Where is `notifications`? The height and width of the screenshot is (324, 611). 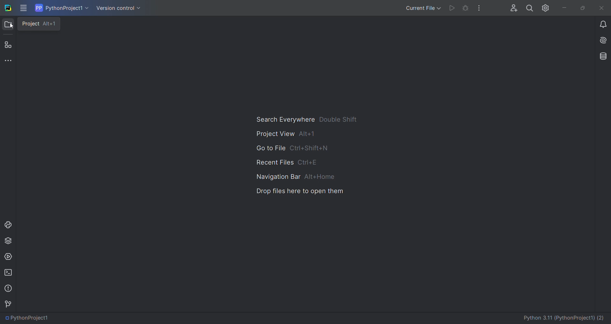
notifications is located at coordinates (600, 24).